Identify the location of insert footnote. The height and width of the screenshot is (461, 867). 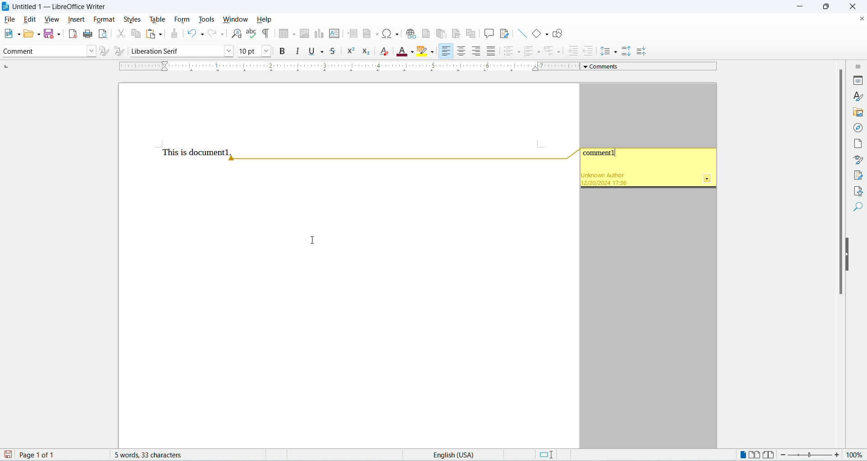
(426, 33).